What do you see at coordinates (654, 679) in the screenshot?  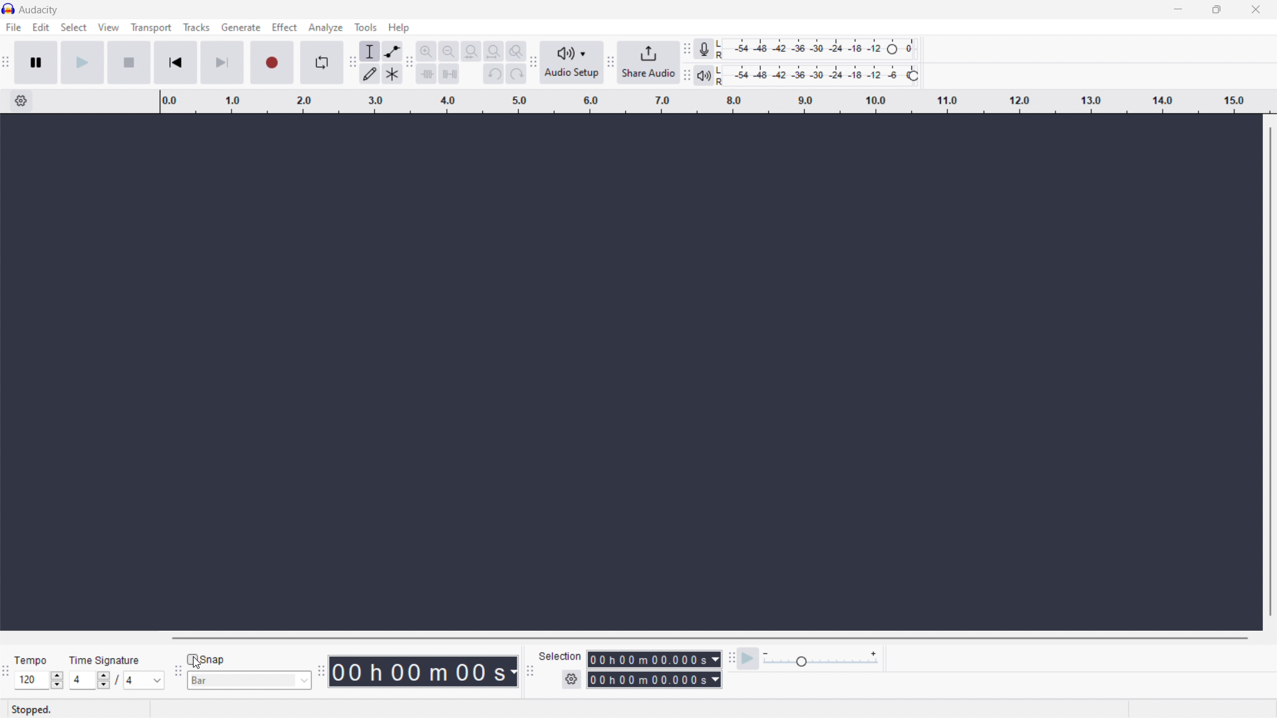 I see `selection end time` at bounding box center [654, 679].